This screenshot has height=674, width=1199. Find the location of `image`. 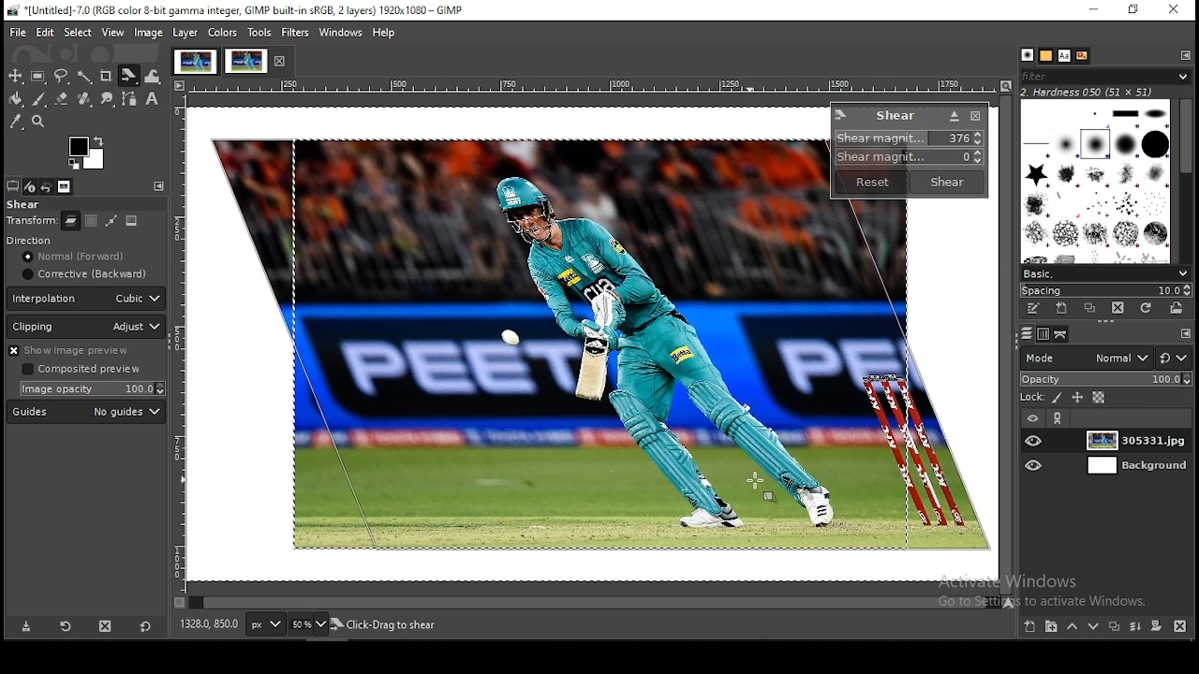

image is located at coordinates (131, 220).